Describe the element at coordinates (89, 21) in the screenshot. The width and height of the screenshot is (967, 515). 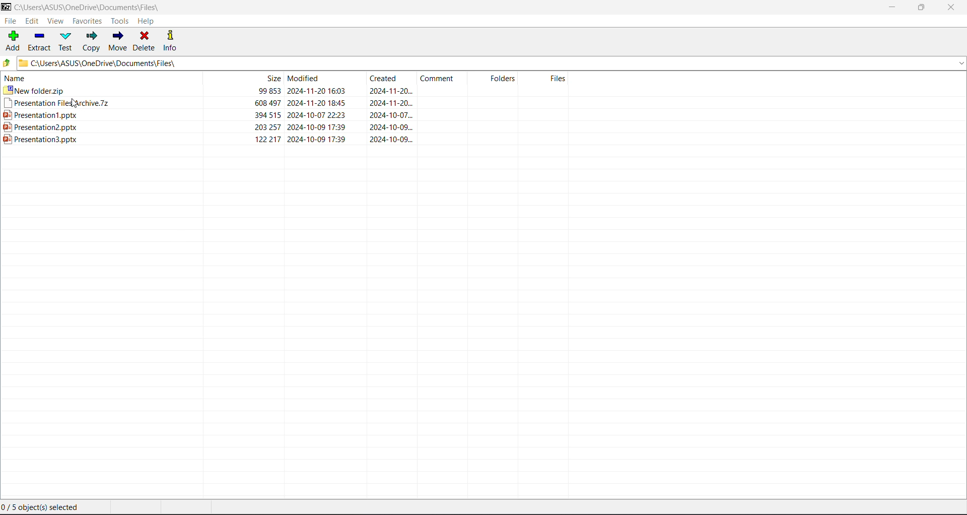
I see `Favorites` at that location.